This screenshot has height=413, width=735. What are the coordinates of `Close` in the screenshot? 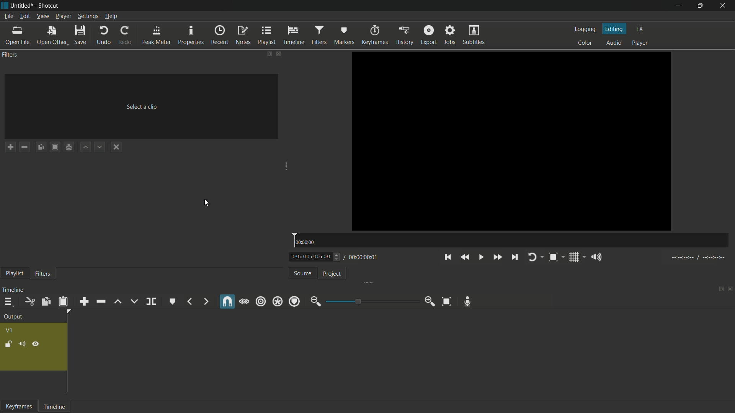 It's located at (724, 6).